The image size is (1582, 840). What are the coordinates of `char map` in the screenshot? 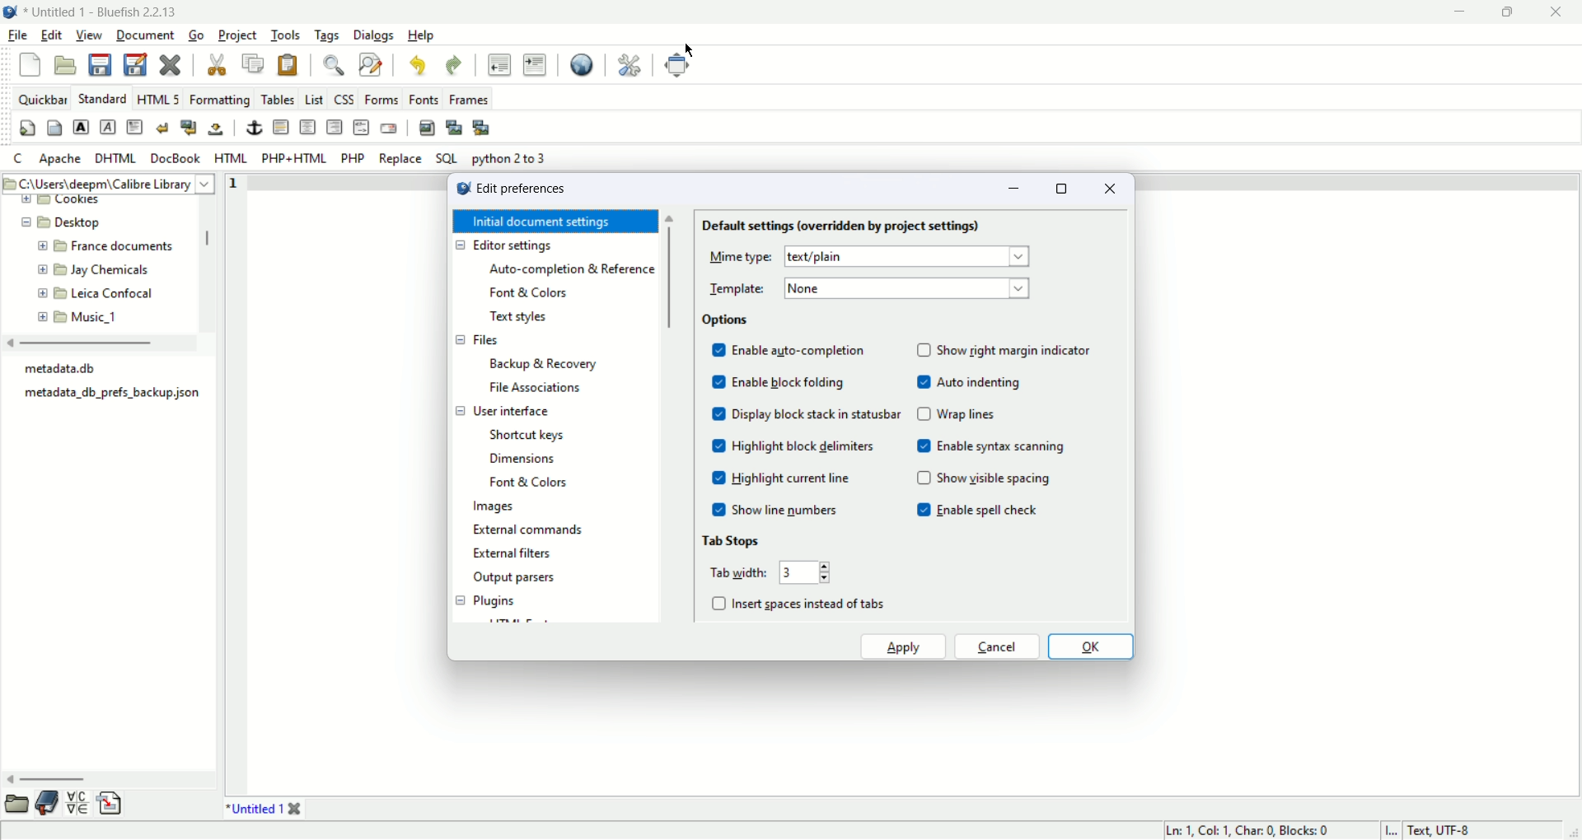 It's located at (81, 805).